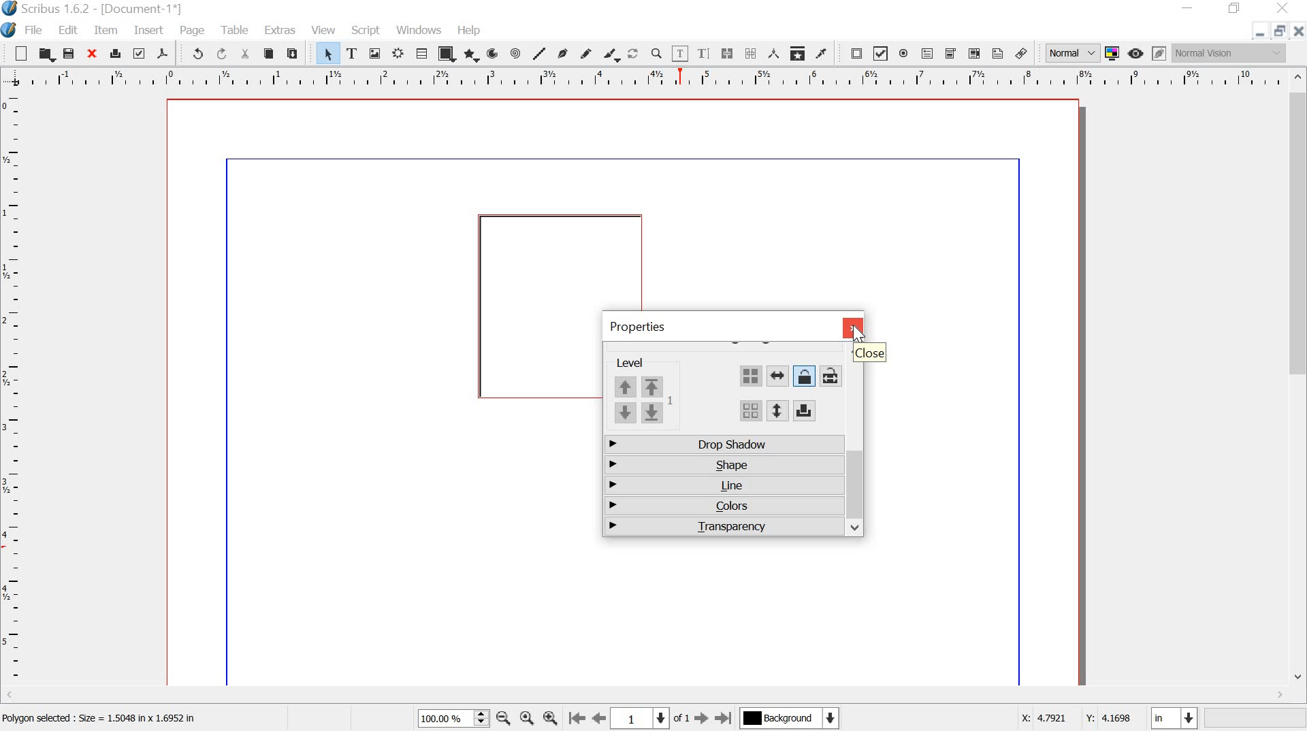 This screenshot has width=1307, height=731. I want to click on restore down, so click(1234, 8).